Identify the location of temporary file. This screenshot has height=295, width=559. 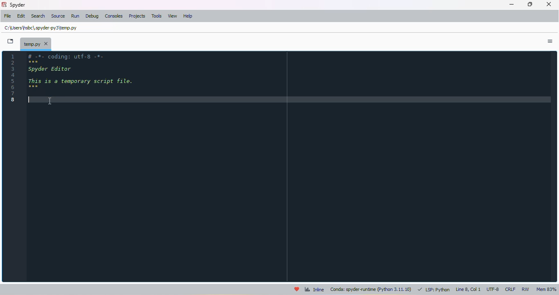
(41, 27).